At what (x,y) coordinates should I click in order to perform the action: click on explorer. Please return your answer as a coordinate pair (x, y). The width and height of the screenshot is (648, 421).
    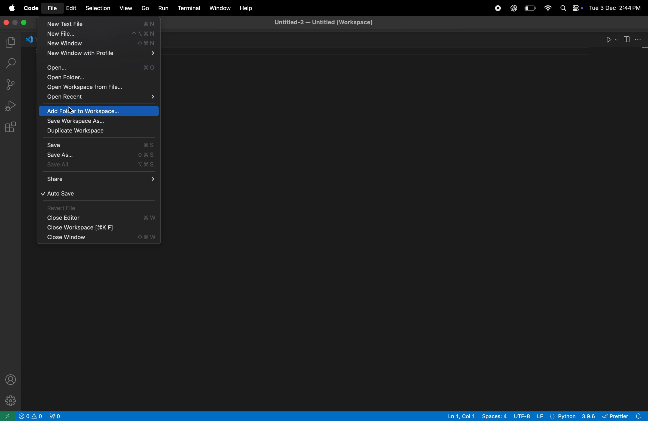
    Looking at the image, I should click on (11, 41).